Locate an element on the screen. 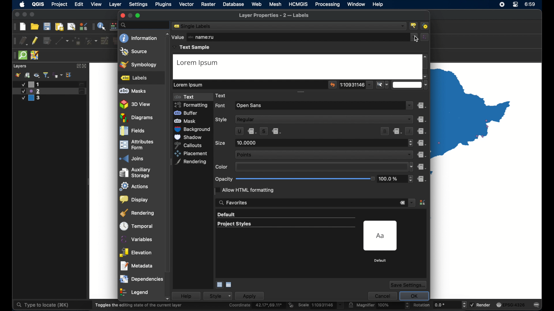 This screenshot has width=554, height=311. scroll up arrow is located at coordinates (167, 35).